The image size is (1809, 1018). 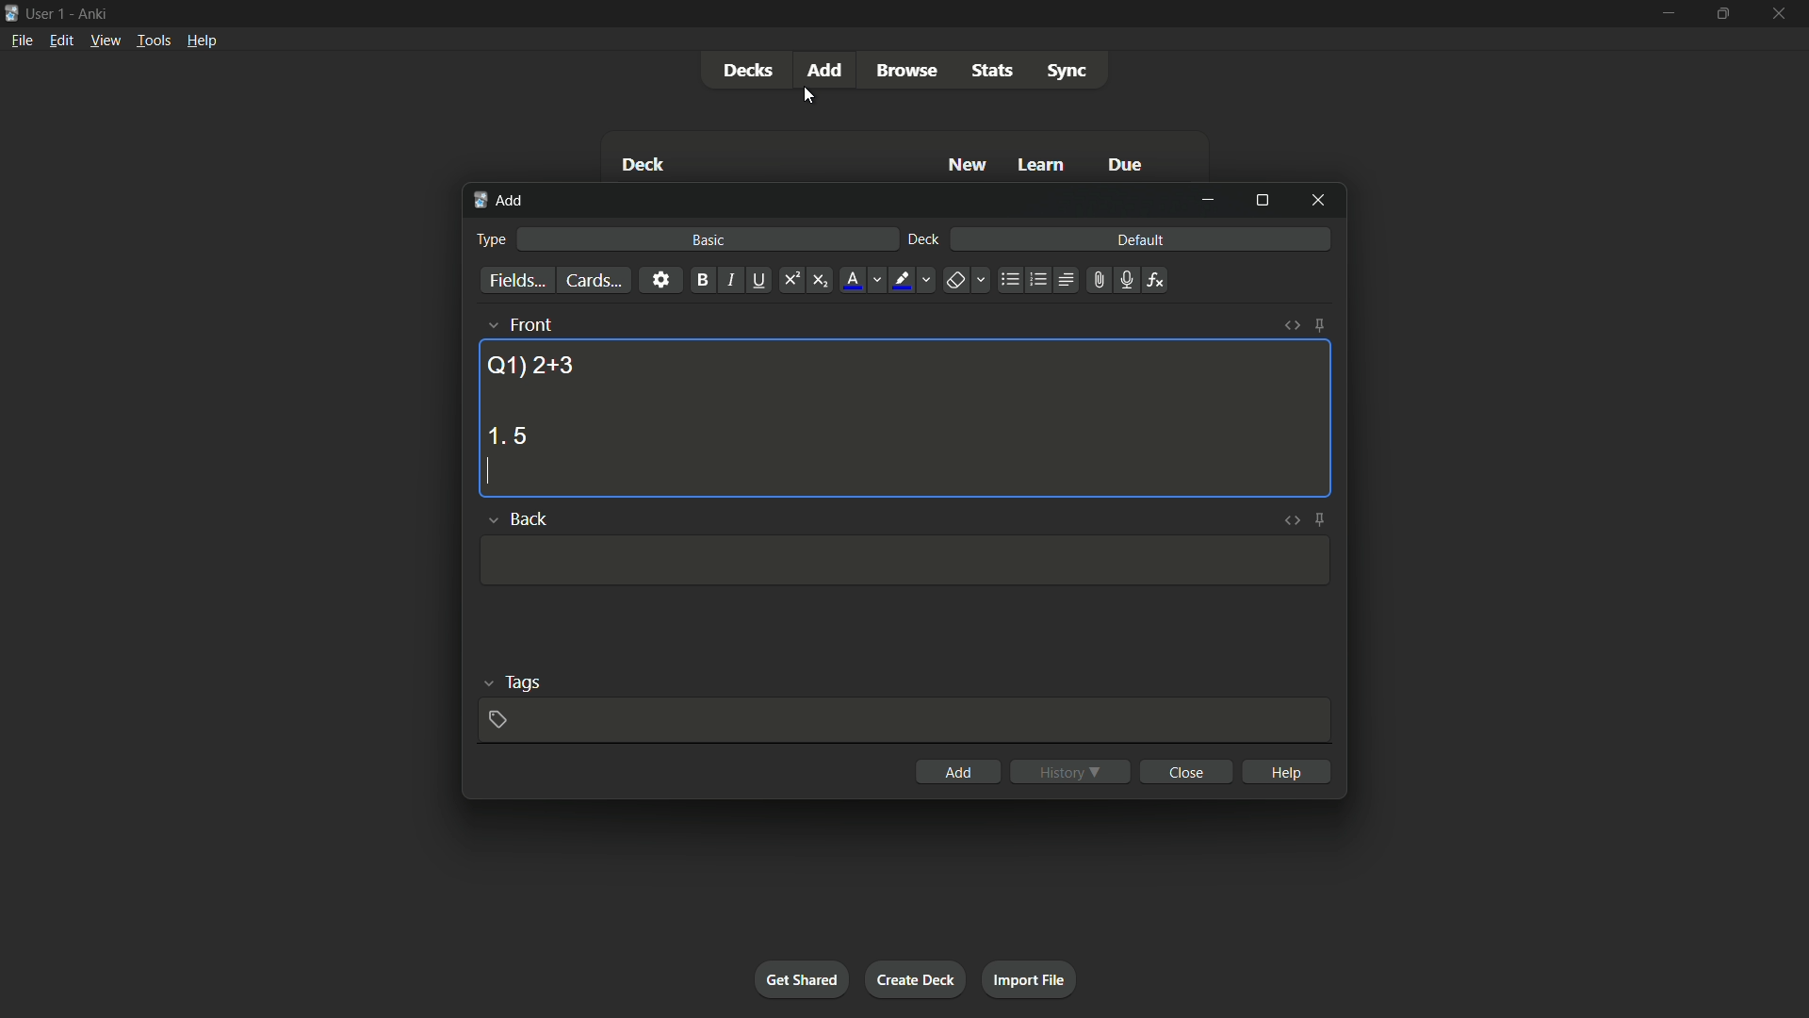 What do you see at coordinates (153, 40) in the screenshot?
I see `tools menu` at bounding box center [153, 40].